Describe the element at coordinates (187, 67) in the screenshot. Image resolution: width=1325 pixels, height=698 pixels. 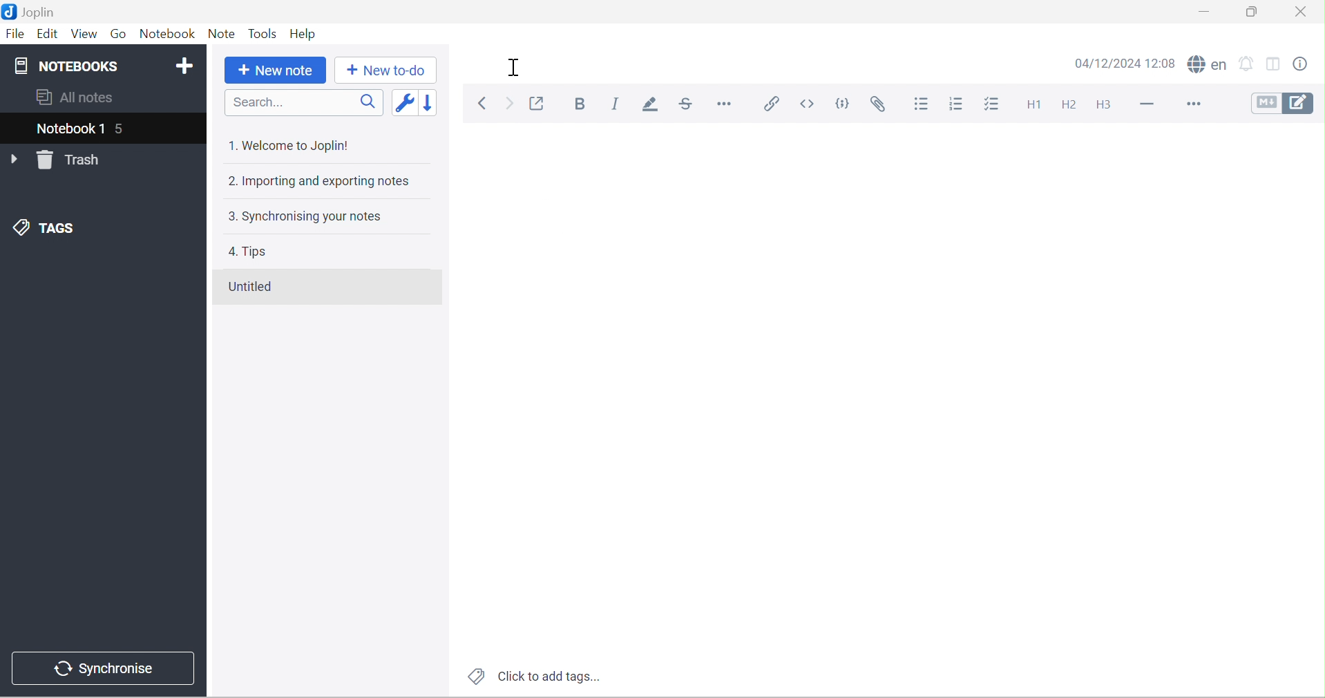
I see `Add notebook` at that location.